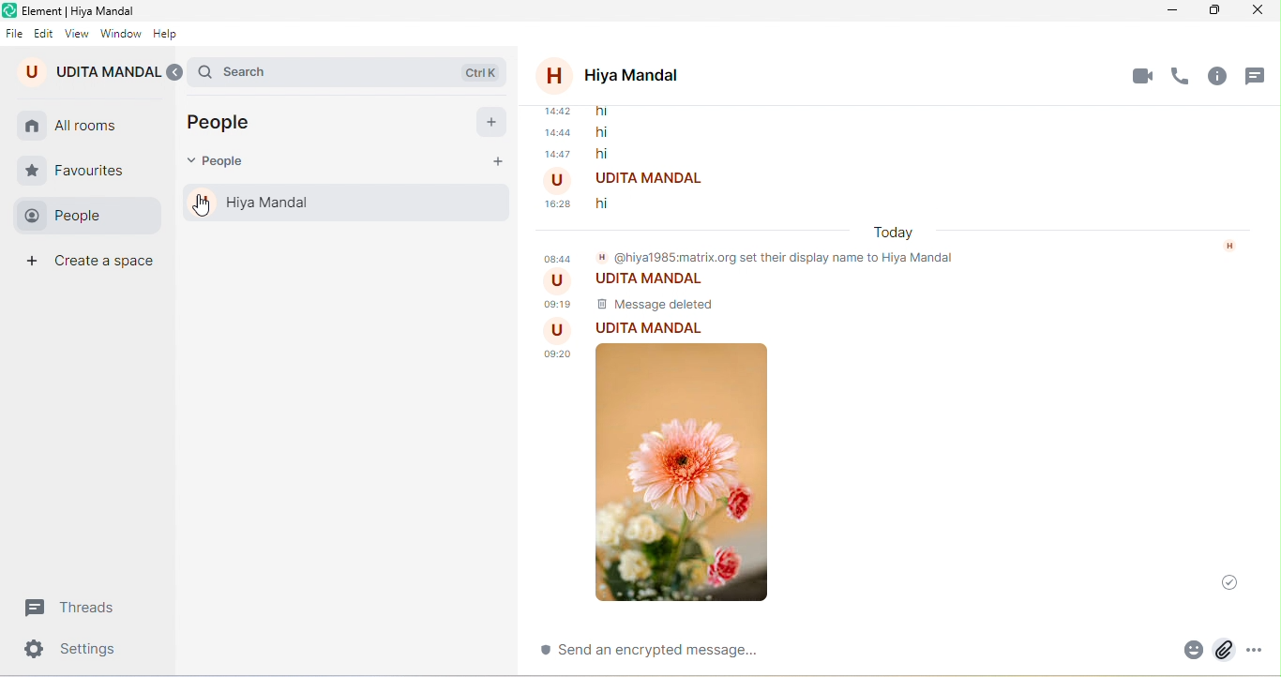 This screenshot has height=677, width=1281. I want to click on time, so click(559, 356).